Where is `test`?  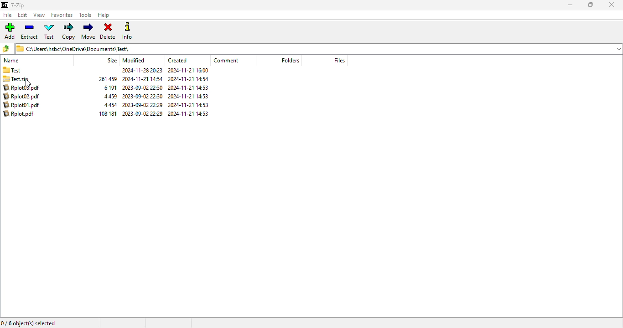
test is located at coordinates (49, 31).